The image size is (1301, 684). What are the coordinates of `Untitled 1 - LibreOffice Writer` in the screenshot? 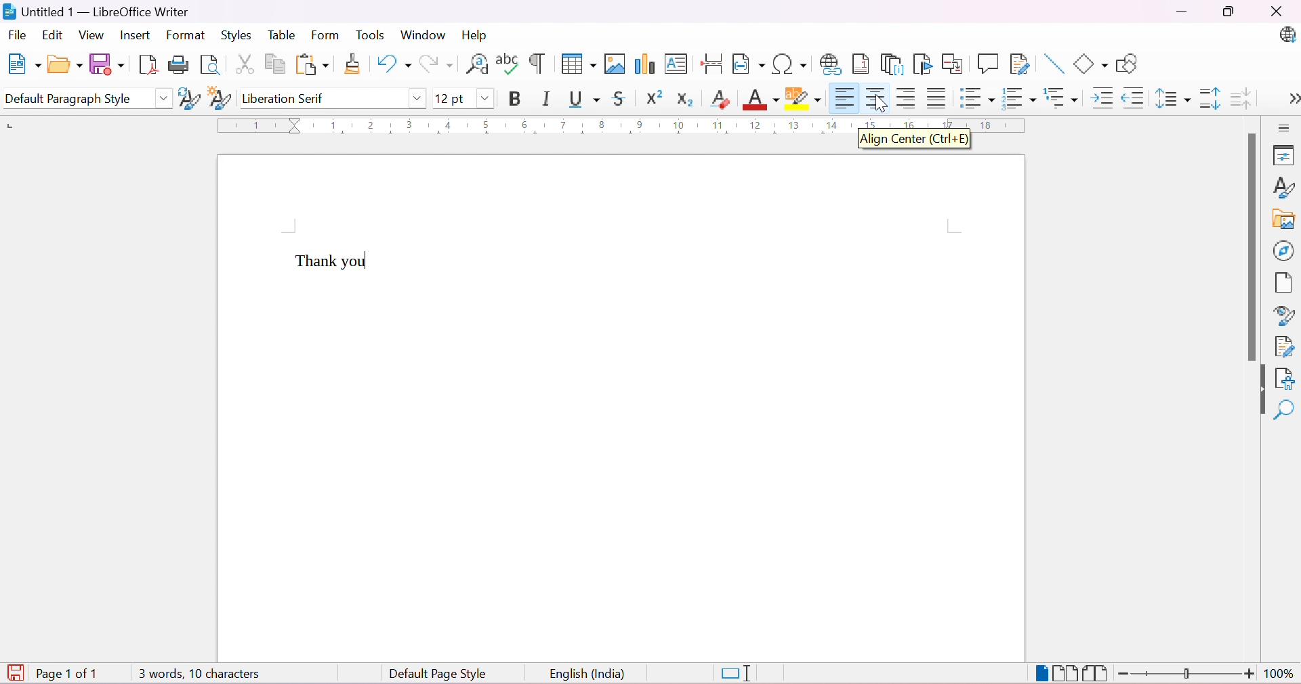 It's located at (95, 11).